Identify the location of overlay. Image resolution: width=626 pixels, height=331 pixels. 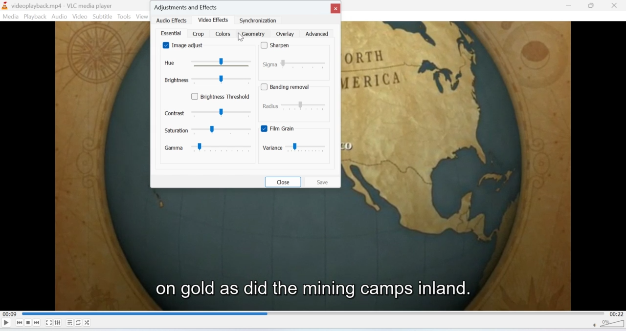
(284, 34).